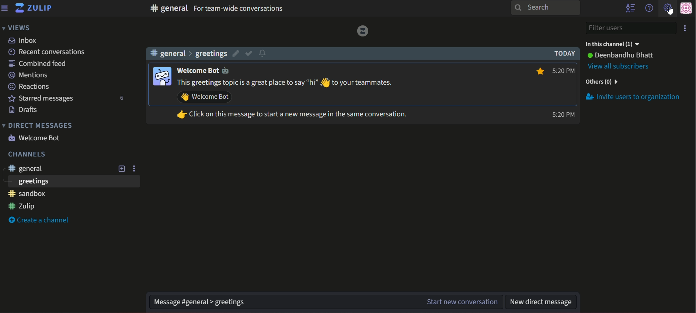  What do you see at coordinates (121, 169) in the screenshot?
I see `expand` at bounding box center [121, 169].